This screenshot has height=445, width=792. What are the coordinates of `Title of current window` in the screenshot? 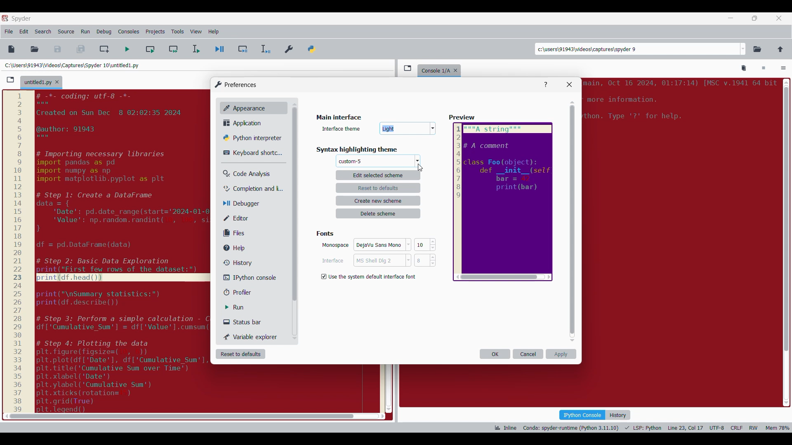 It's located at (338, 118).